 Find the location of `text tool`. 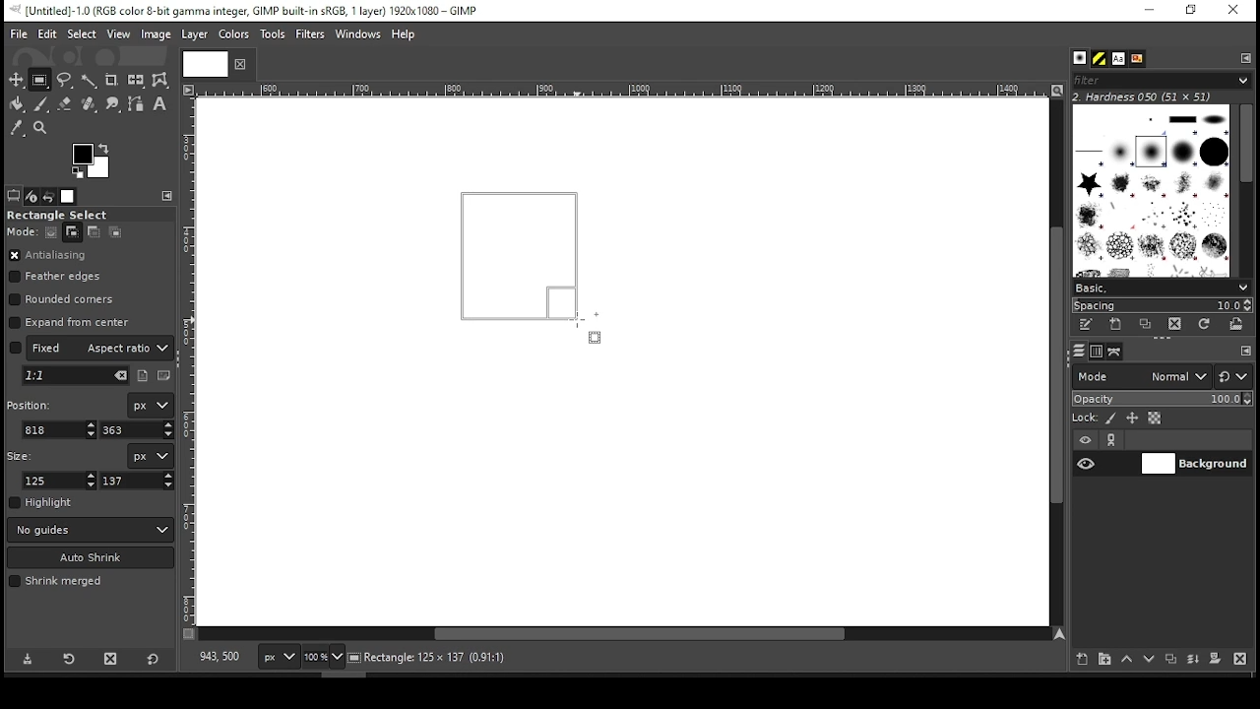

text tool is located at coordinates (159, 105).